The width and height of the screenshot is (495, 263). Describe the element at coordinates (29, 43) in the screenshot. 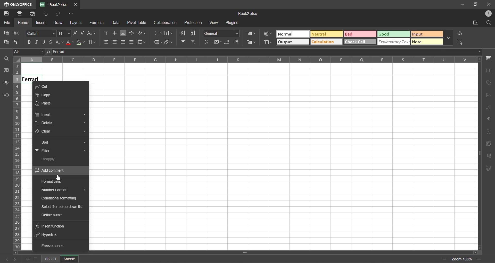

I see `bold` at that location.